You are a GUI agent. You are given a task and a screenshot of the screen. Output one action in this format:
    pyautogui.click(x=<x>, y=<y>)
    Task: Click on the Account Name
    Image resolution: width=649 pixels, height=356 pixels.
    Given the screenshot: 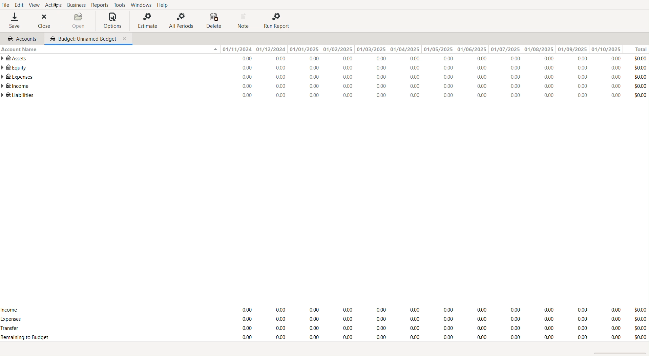 What is the action you would take?
    pyautogui.click(x=19, y=49)
    